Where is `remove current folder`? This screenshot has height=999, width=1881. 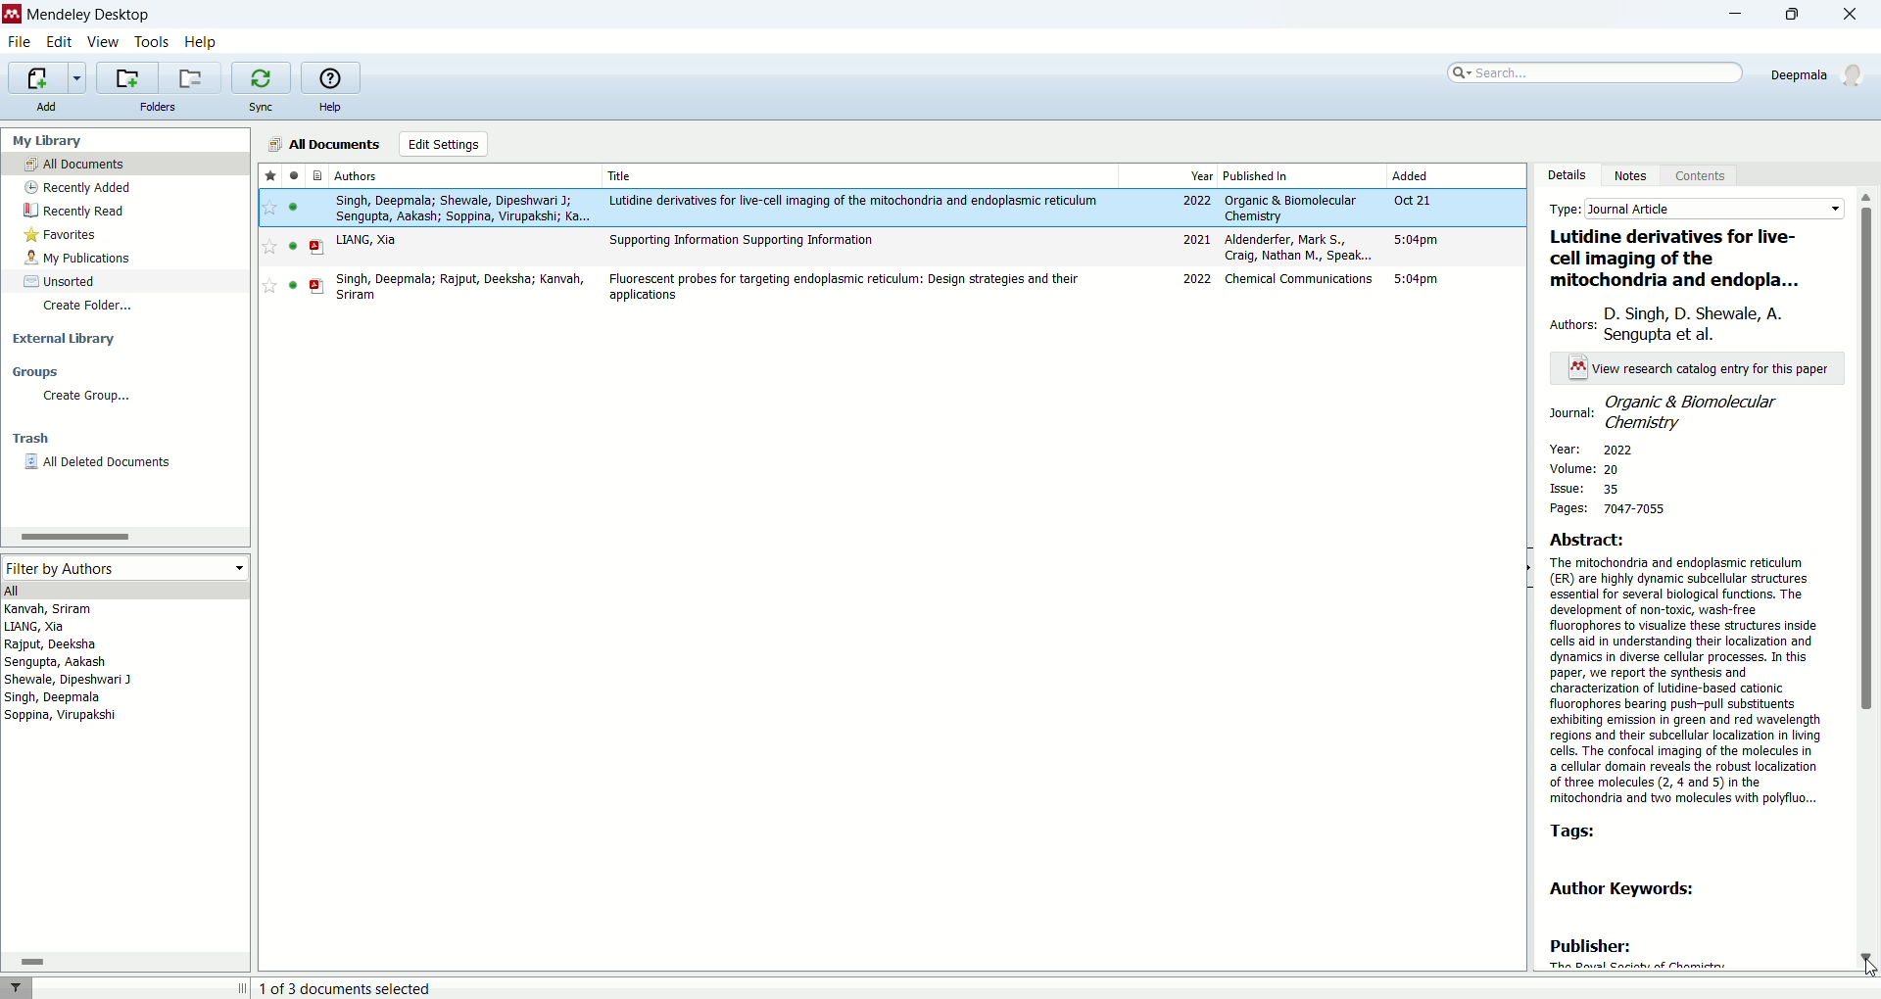 remove current folder is located at coordinates (189, 77).